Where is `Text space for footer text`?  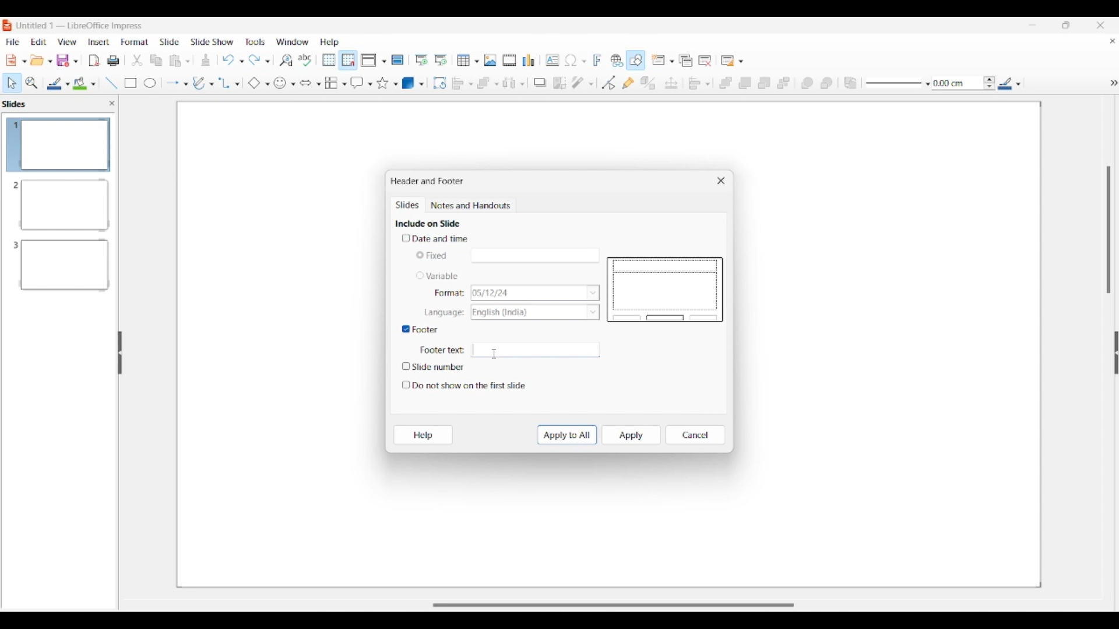
Text space for footer text is located at coordinates (534, 349).